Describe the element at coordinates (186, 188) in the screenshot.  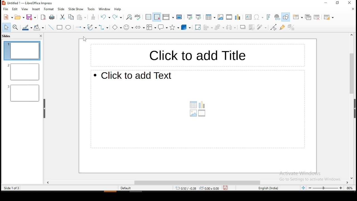
I see `4.00/3.60` at that location.